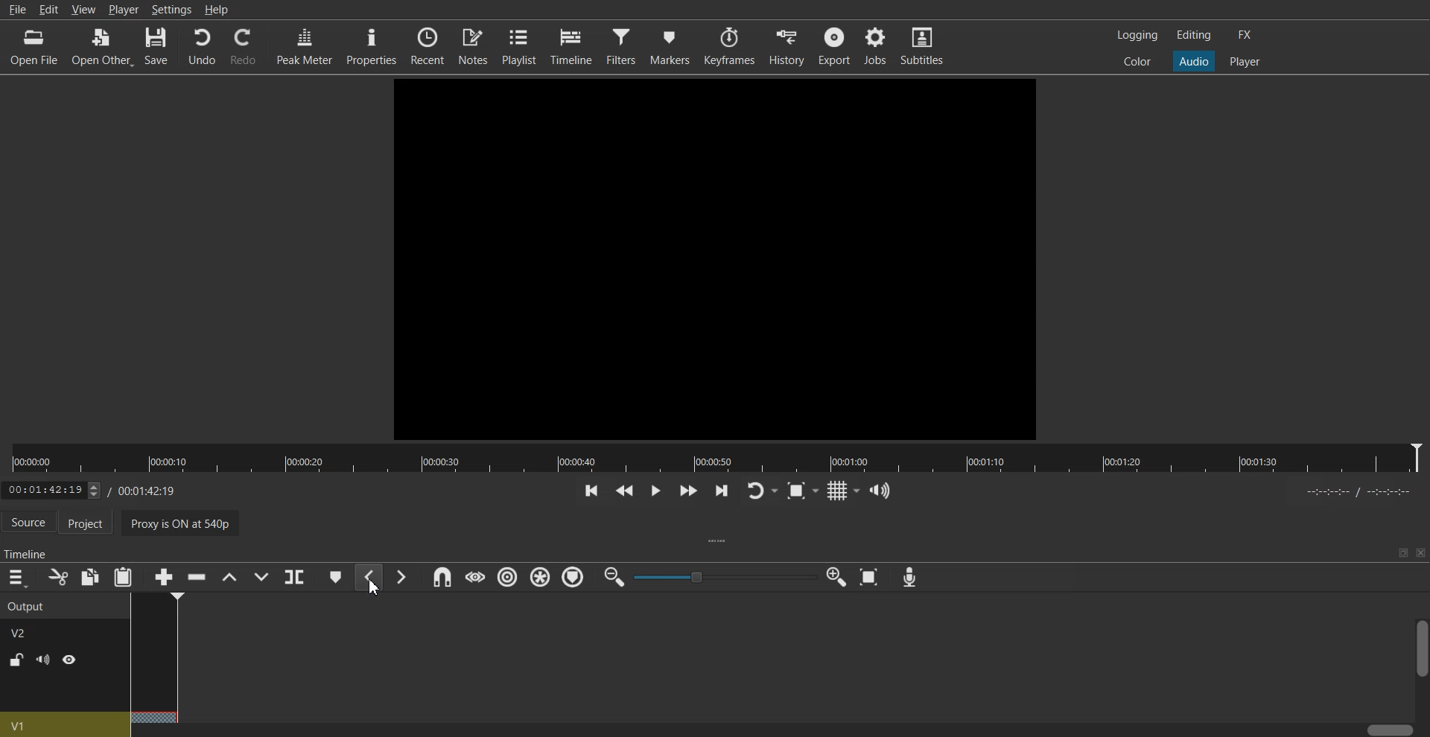 The width and height of the screenshot is (1430, 737). I want to click on Toggle Zoom, so click(804, 491).